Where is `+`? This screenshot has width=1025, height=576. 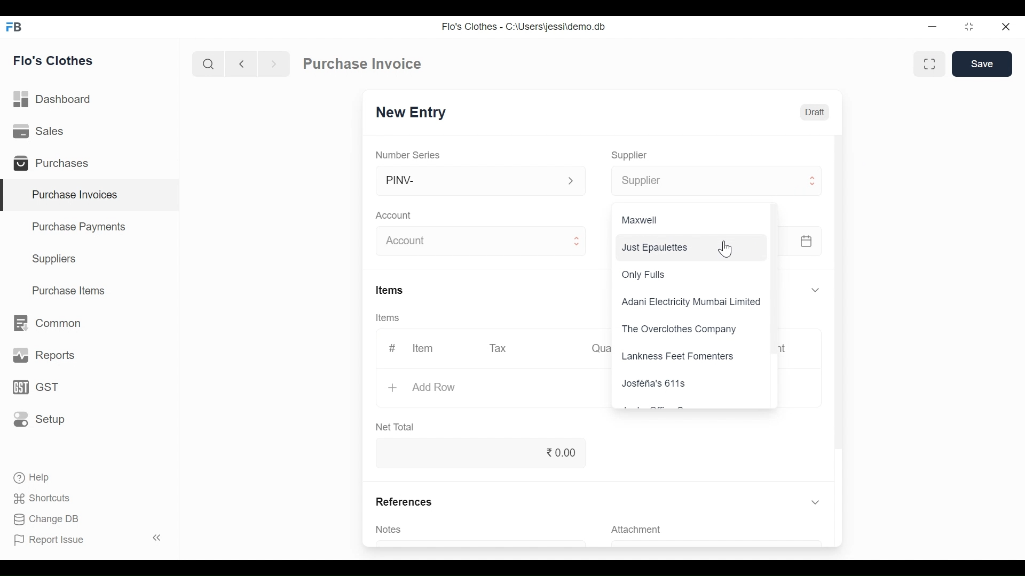 + is located at coordinates (395, 388).